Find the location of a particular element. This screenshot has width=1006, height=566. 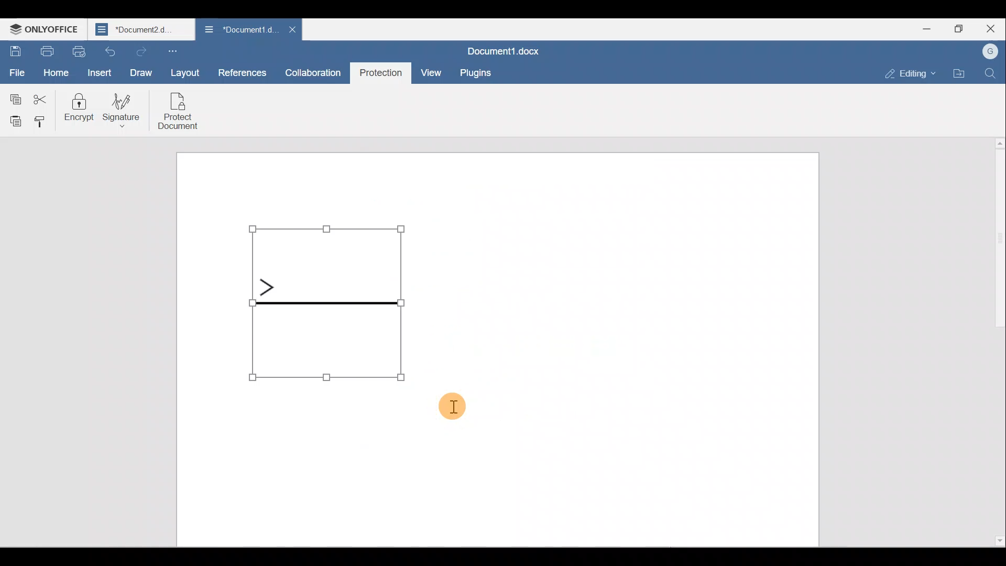

Plugins is located at coordinates (475, 73).